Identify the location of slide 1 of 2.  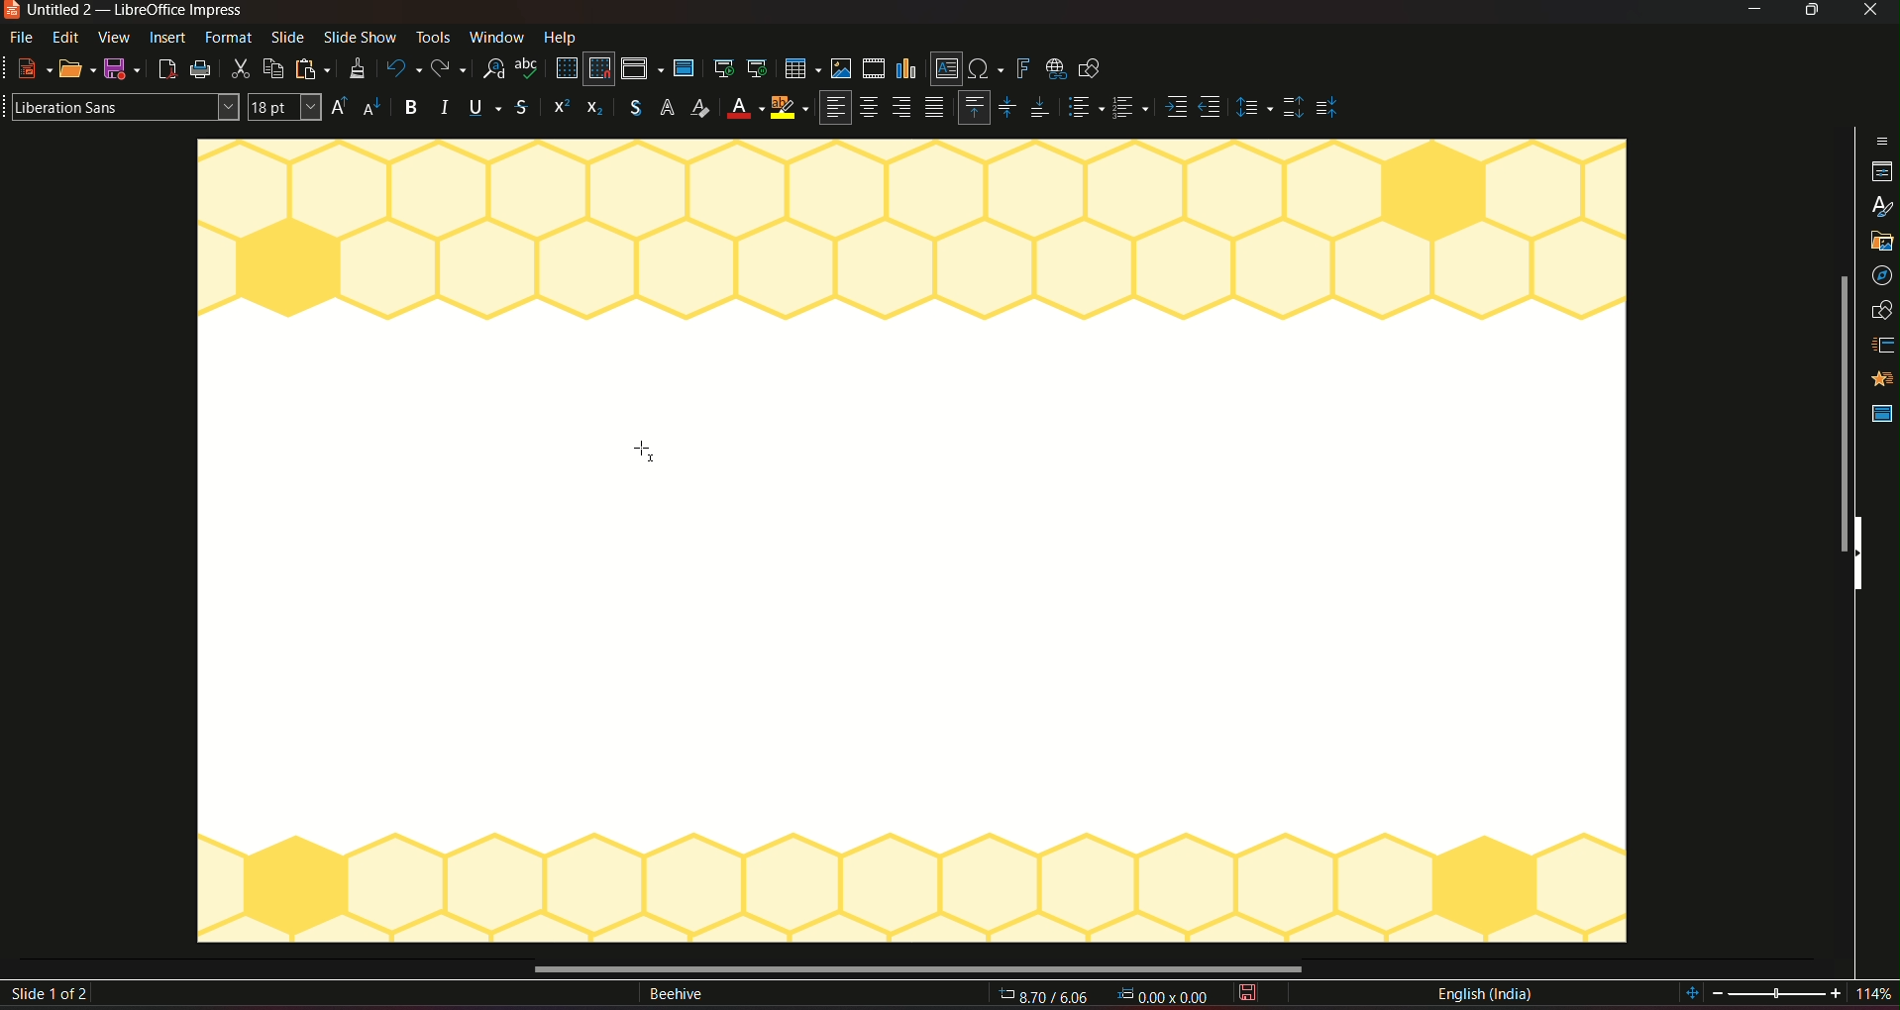
(53, 995).